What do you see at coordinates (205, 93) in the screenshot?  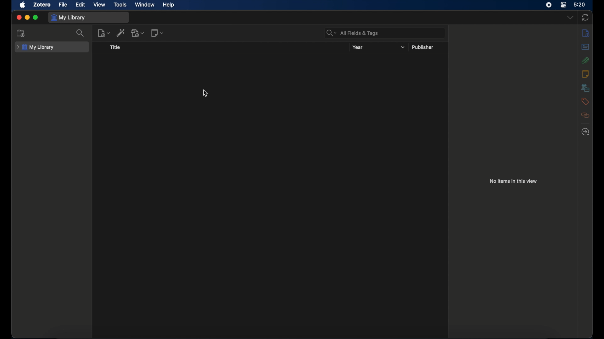 I see `cursor` at bounding box center [205, 93].